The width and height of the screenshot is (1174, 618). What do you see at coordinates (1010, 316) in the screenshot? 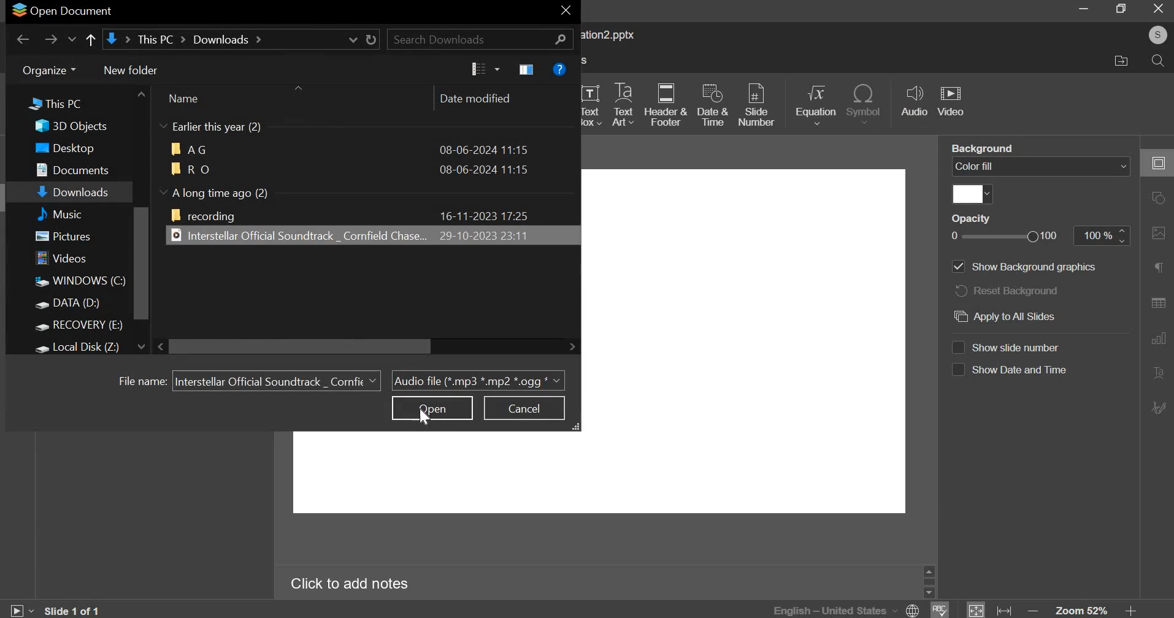
I see `apply to all slides` at bounding box center [1010, 316].